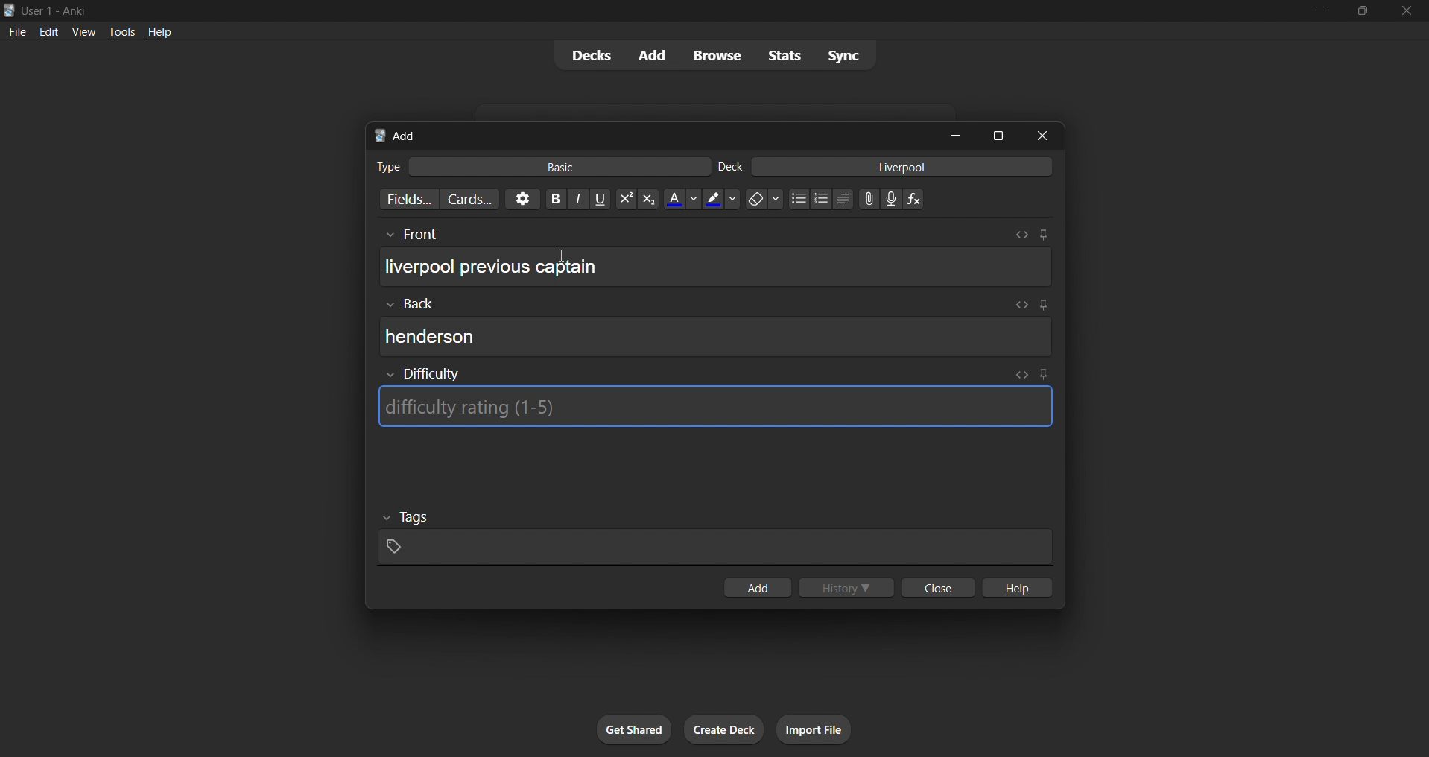 This screenshot has width=1429, height=757. What do you see at coordinates (764, 198) in the screenshot?
I see `clear` at bounding box center [764, 198].